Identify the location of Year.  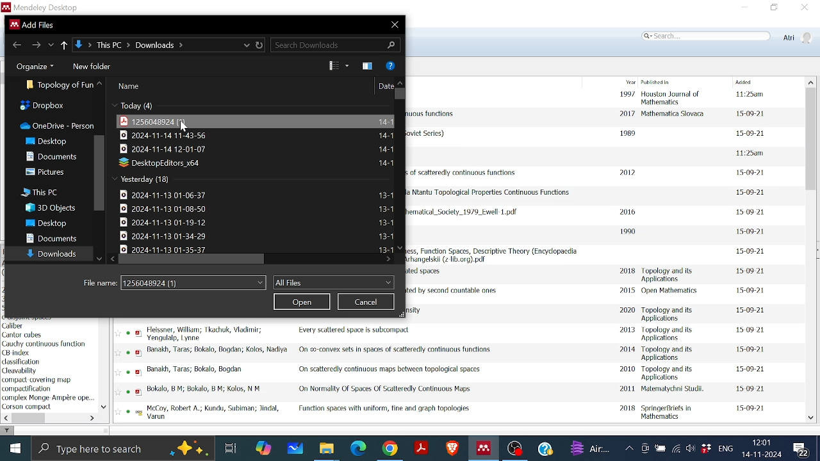
(625, 82).